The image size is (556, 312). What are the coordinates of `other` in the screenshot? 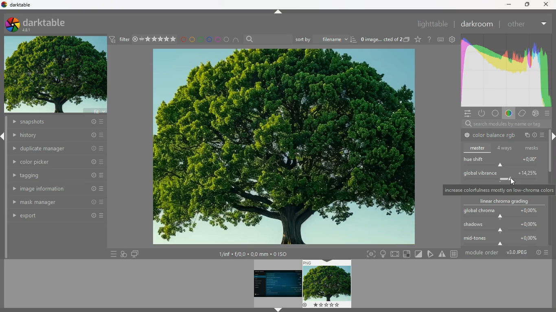 It's located at (516, 24).